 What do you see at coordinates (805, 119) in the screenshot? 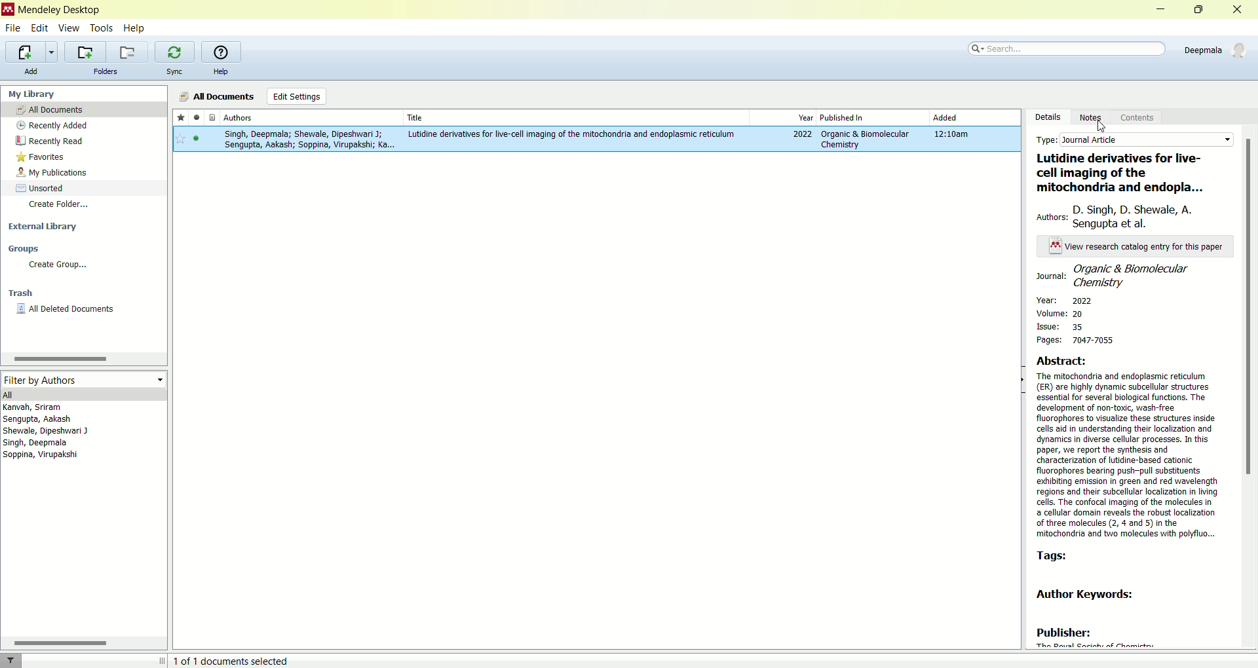
I see `year` at bounding box center [805, 119].